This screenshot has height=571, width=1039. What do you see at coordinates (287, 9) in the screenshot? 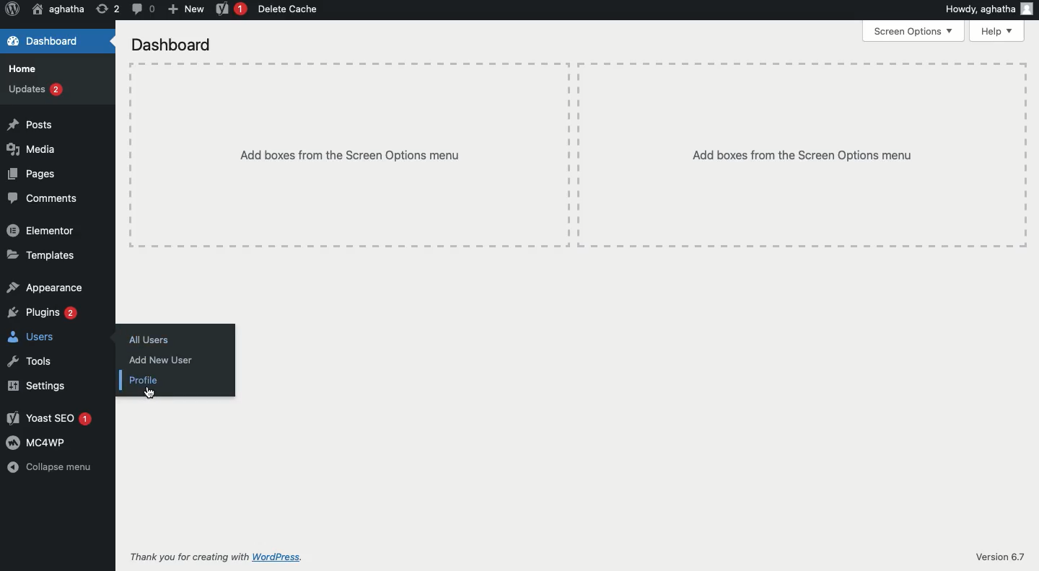
I see `Delete cache` at bounding box center [287, 9].